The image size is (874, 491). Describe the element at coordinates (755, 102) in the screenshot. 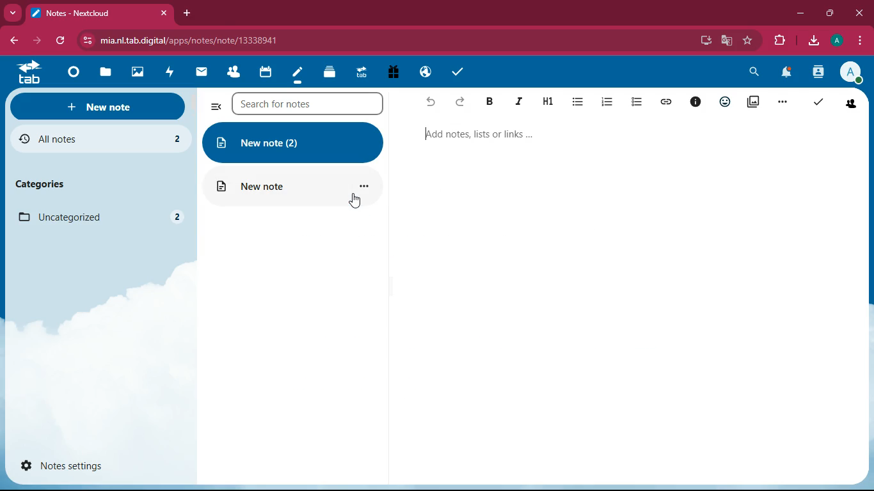

I see `pictures` at that location.